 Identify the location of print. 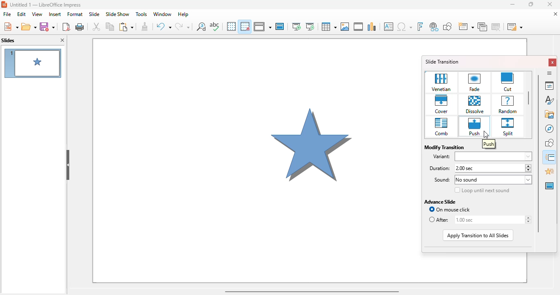
(80, 26).